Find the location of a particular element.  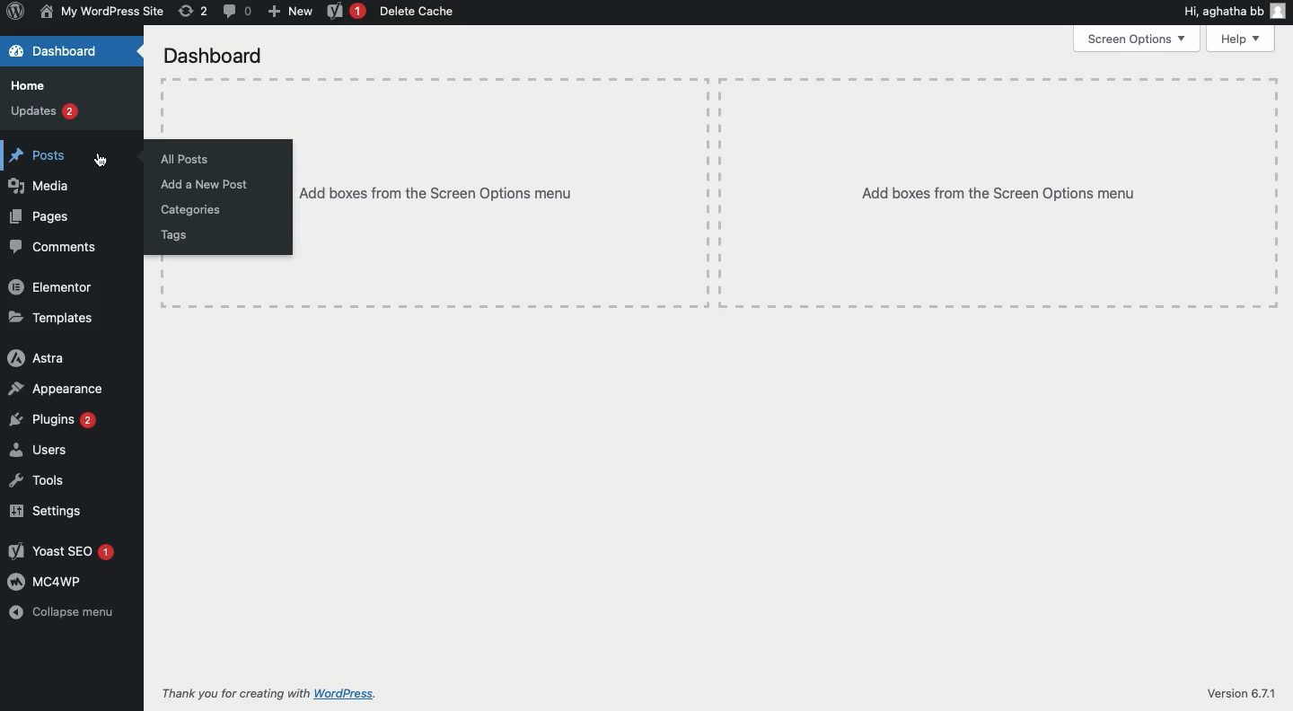

Thank you for creating with WordPress is located at coordinates (268, 692).